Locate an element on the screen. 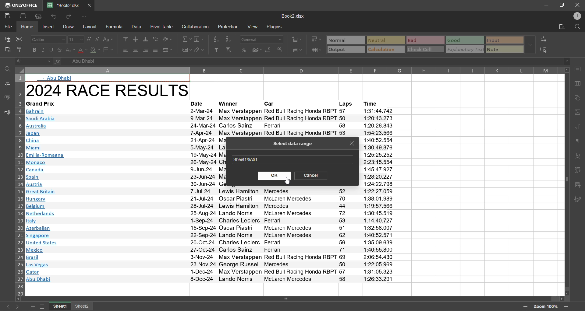 Image resolution: width=585 pixels, height=311 pixels. file name is located at coordinates (66, 5).